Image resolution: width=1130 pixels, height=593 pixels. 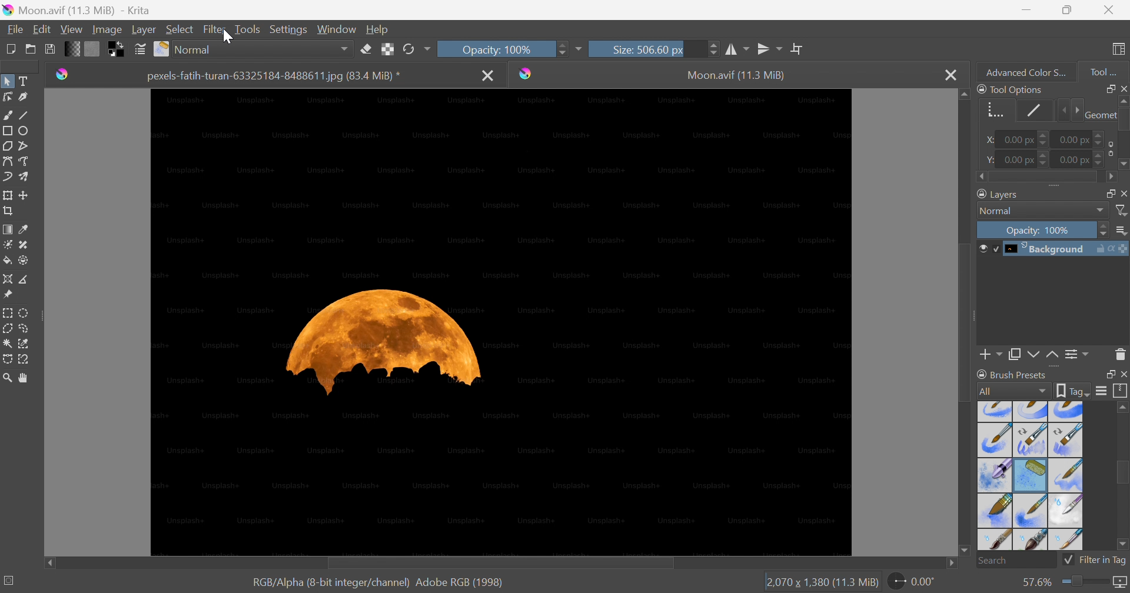 I want to click on Scroll bar, so click(x=498, y=564).